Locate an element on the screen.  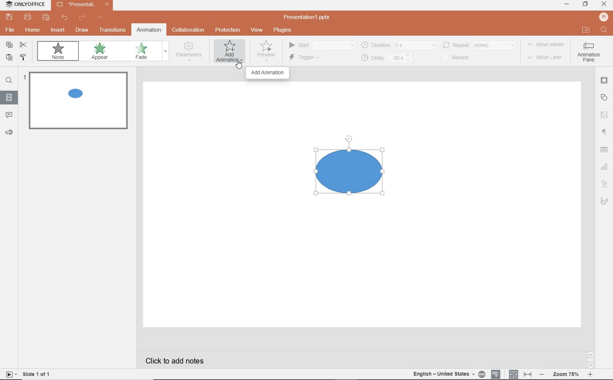
system name is located at coordinates (25, 4).